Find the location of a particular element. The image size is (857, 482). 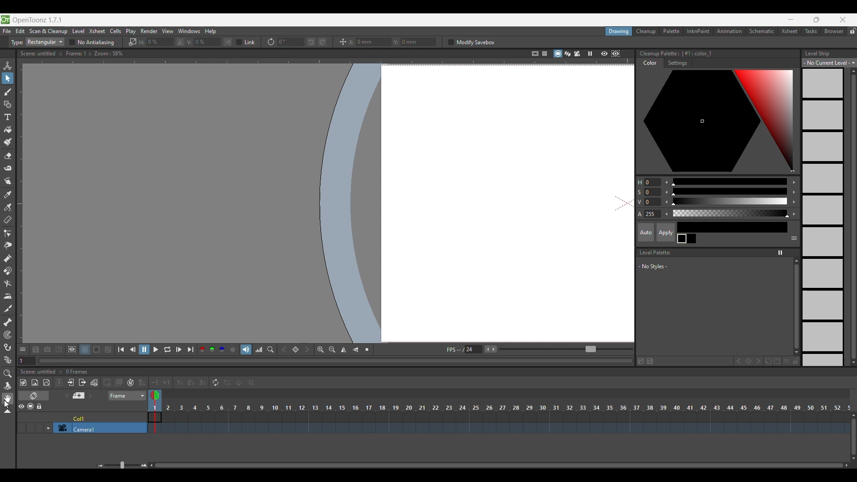

Input Y axis position is located at coordinates (415, 42).